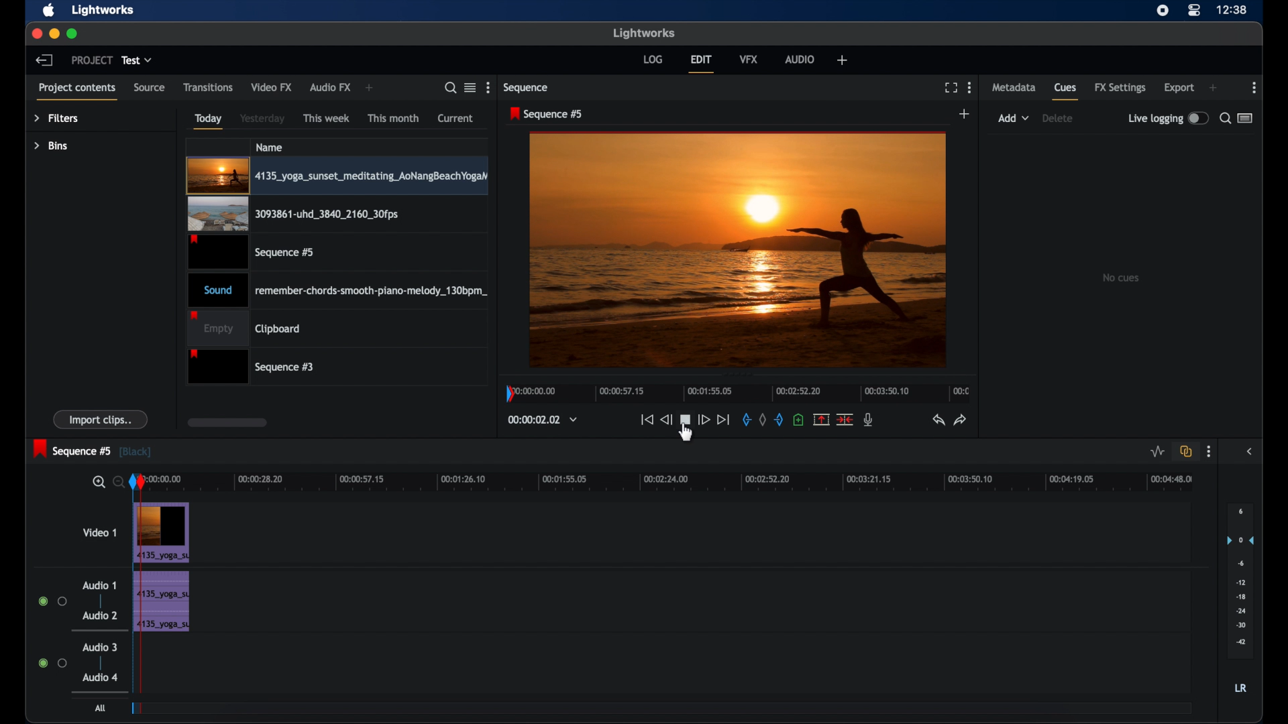 The height and width of the screenshot is (724, 1288). Describe the element at coordinates (160, 585) in the screenshot. I see `audio clip` at that location.